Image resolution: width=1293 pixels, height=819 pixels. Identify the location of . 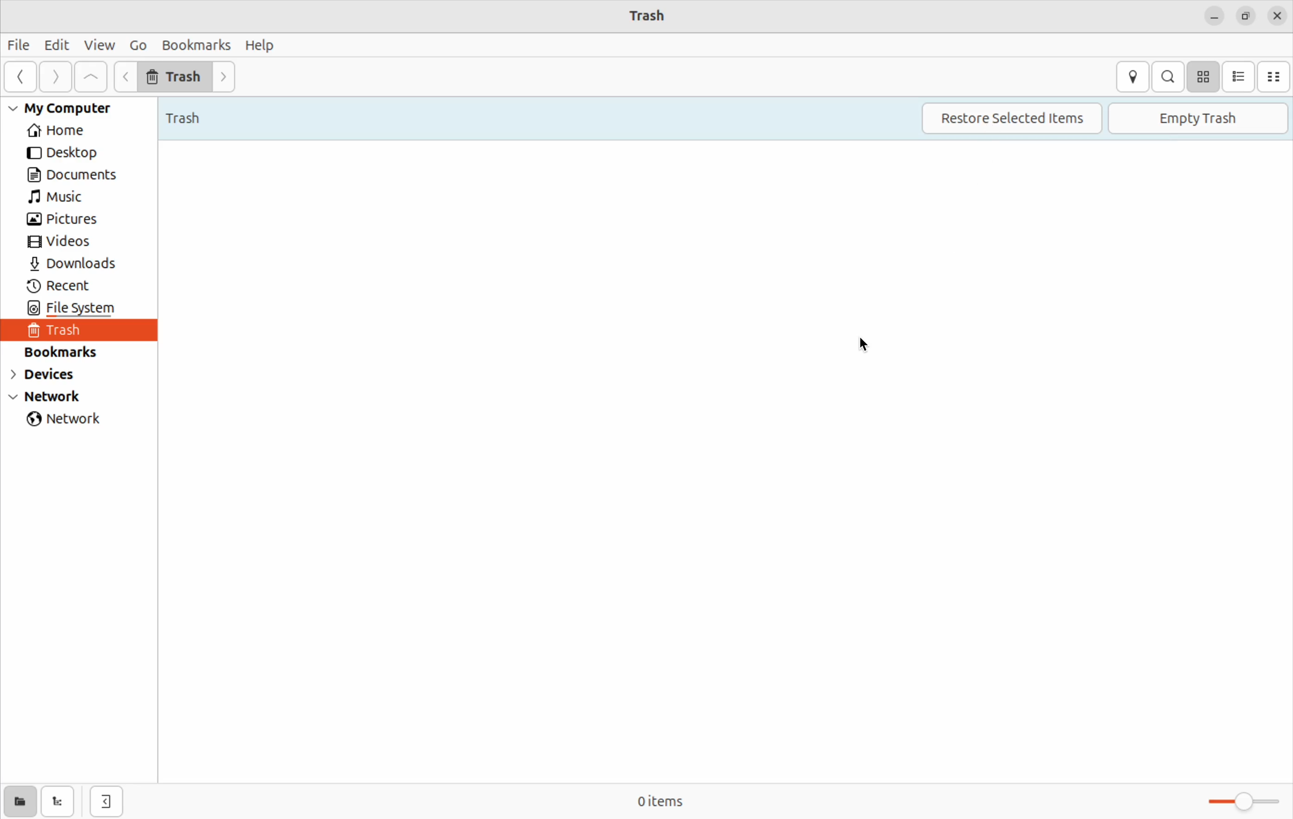
(127, 76).